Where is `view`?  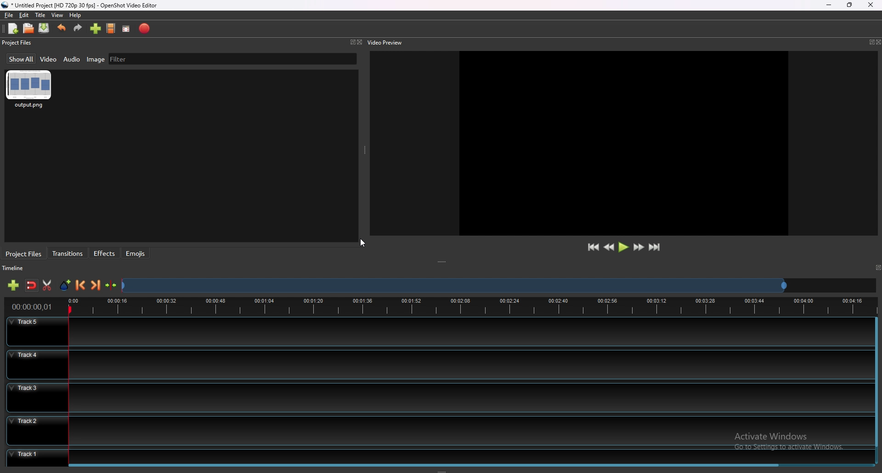
view is located at coordinates (57, 15).